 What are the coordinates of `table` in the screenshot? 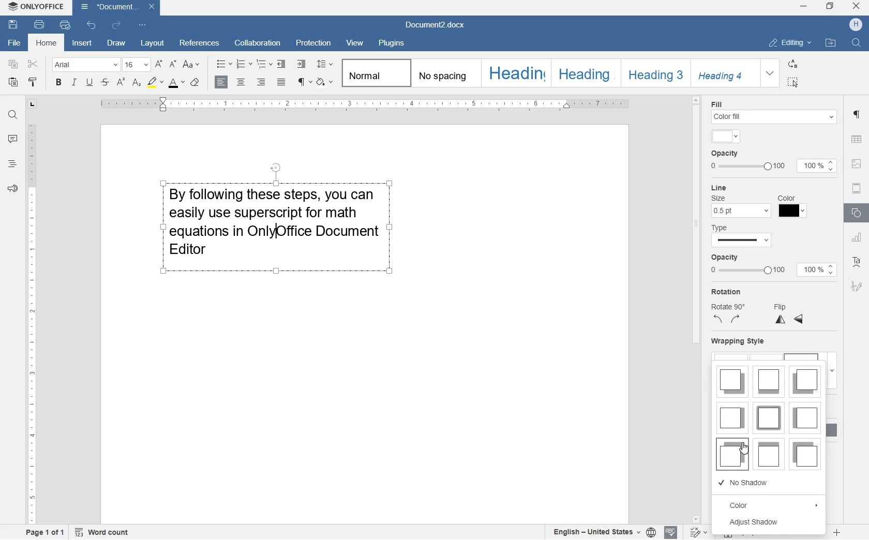 It's located at (857, 140).